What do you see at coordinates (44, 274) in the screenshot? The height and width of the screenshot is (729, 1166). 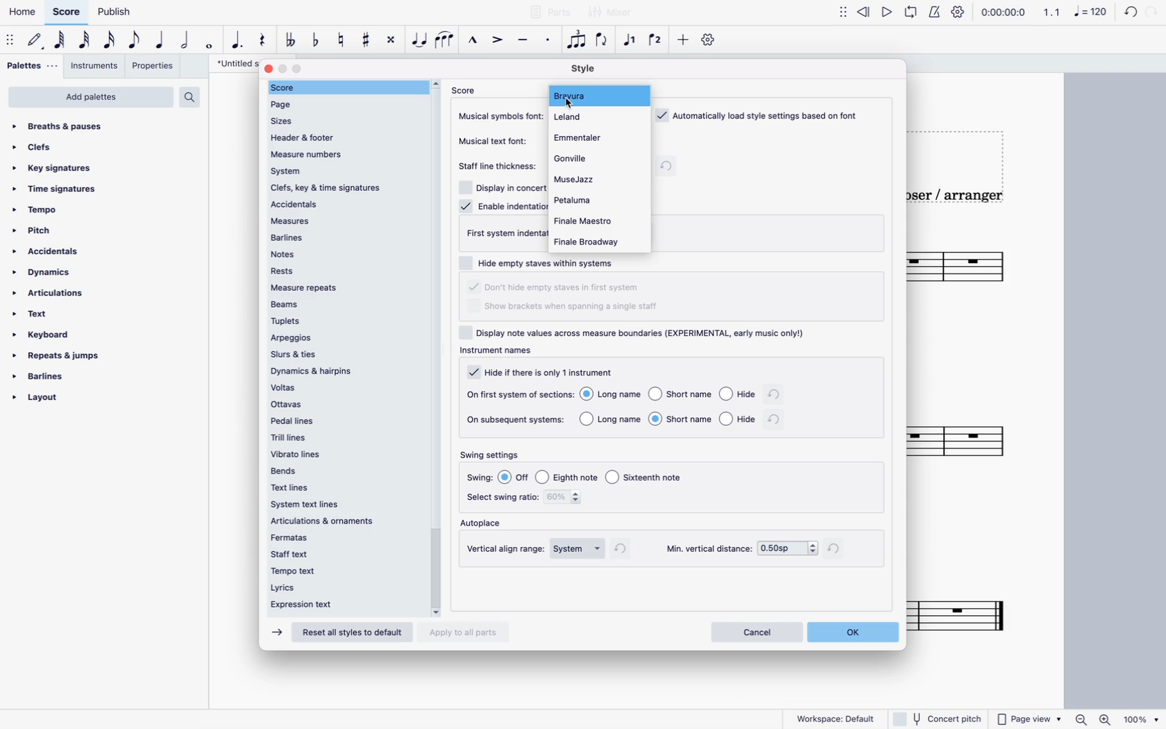 I see `dynamics` at bounding box center [44, 274].